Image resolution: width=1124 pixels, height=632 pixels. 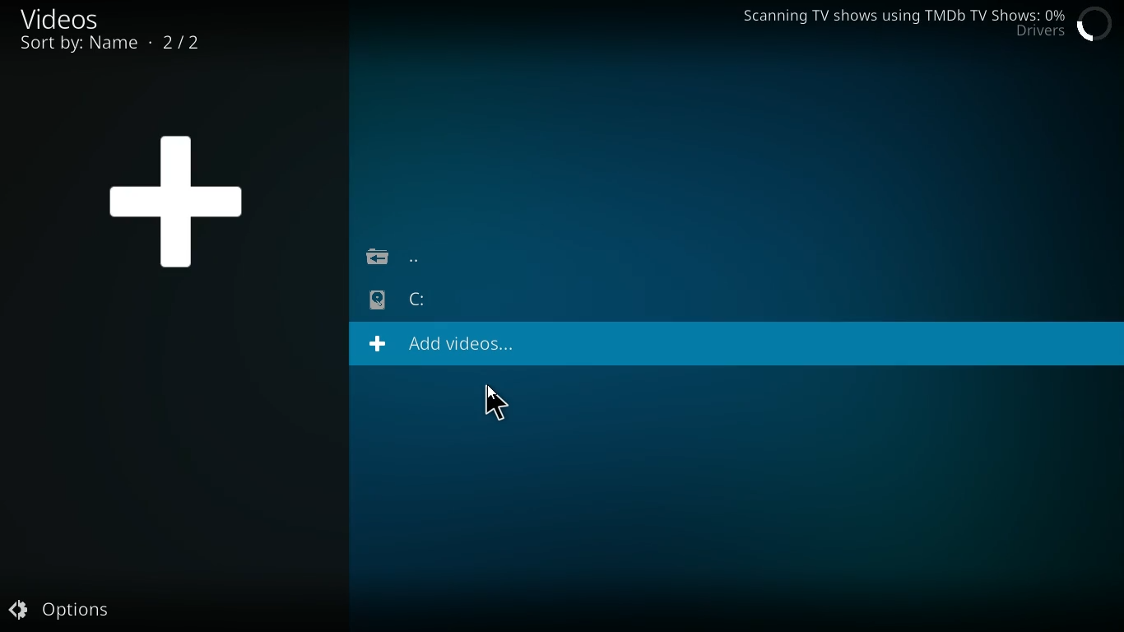 What do you see at coordinates (480, 298) in the screenshot?
I see `C:` at bounding box center [480, 298].